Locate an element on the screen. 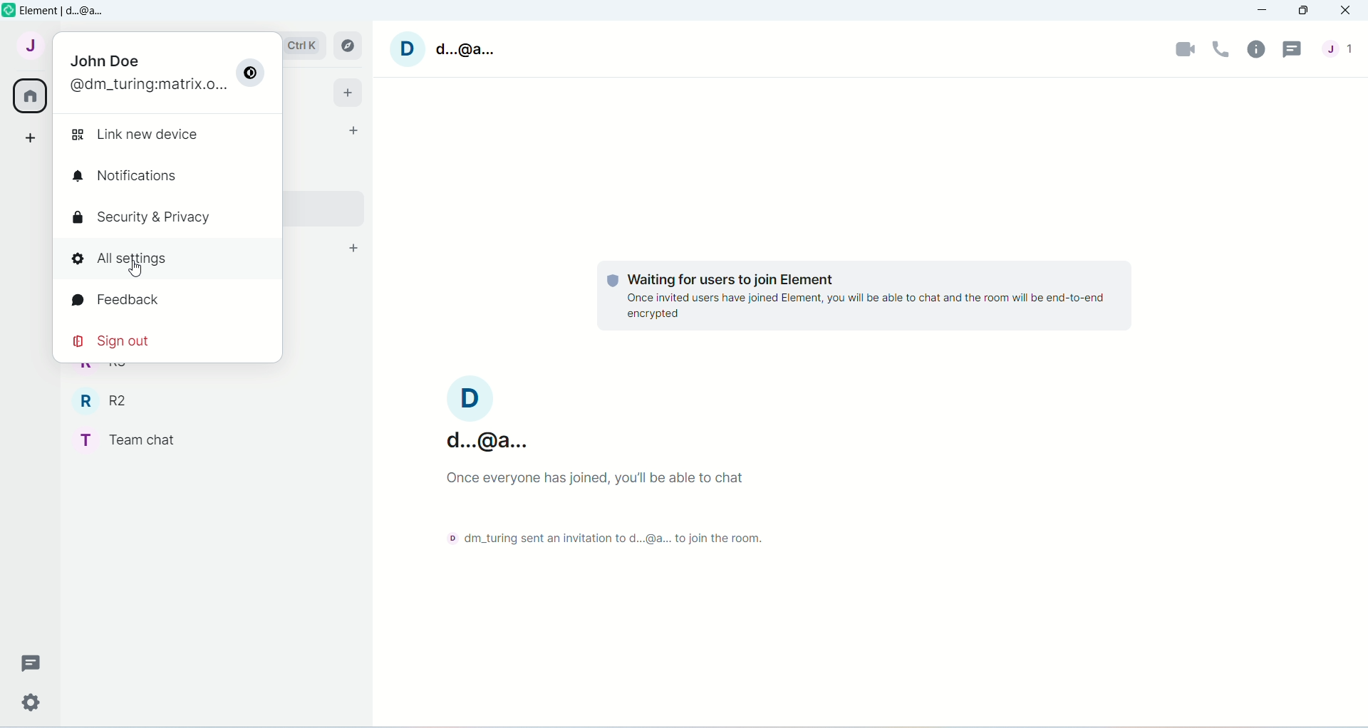 Image resolution: width=1368 pixels, height=728 pixels. waiting for users to join element is located at coordinates (745, 278).